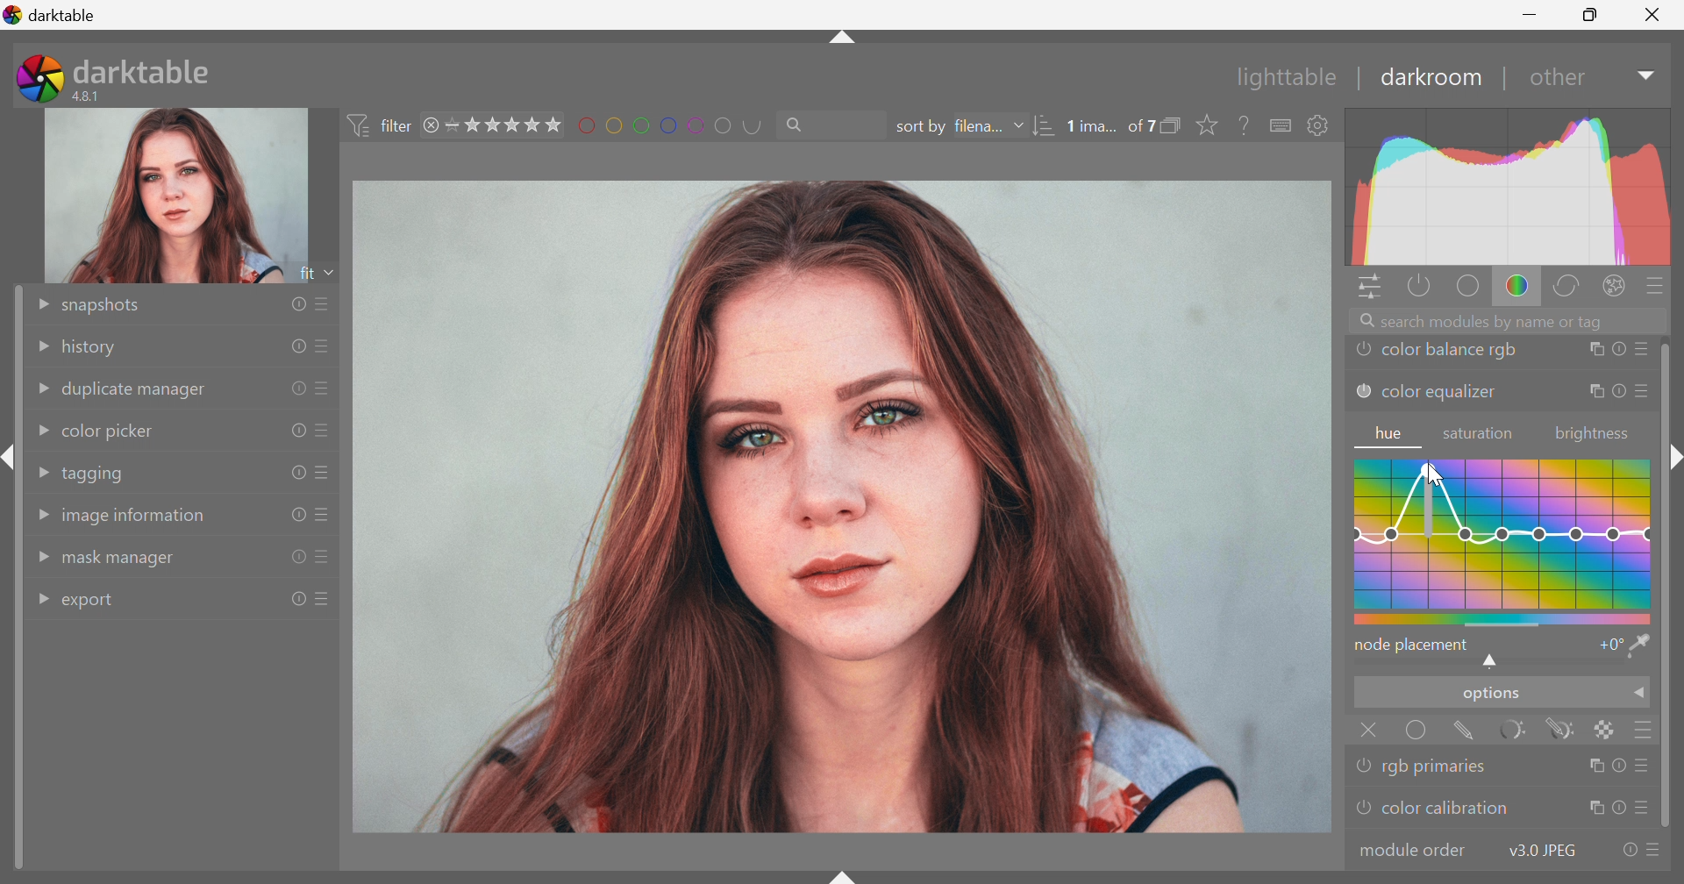  I want to click on Search, so click(802, 125).